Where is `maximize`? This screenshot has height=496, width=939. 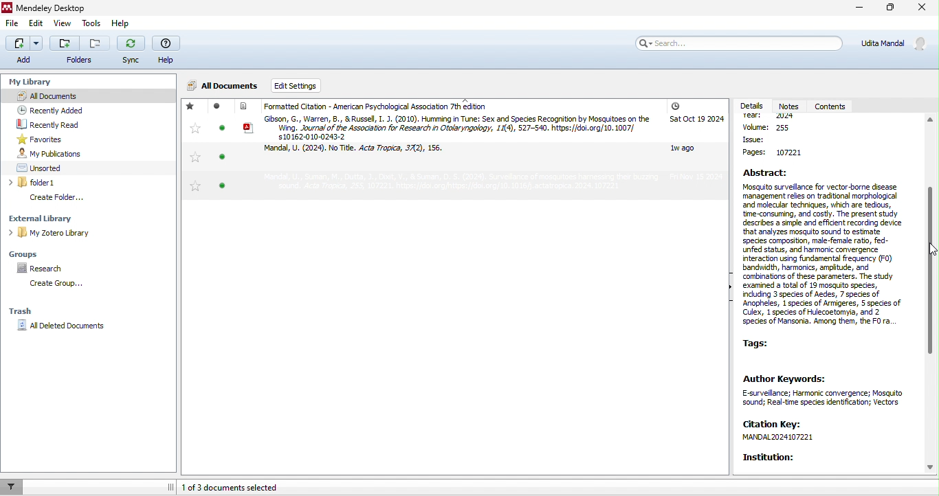
maximize is located at coordinates (887, 10).